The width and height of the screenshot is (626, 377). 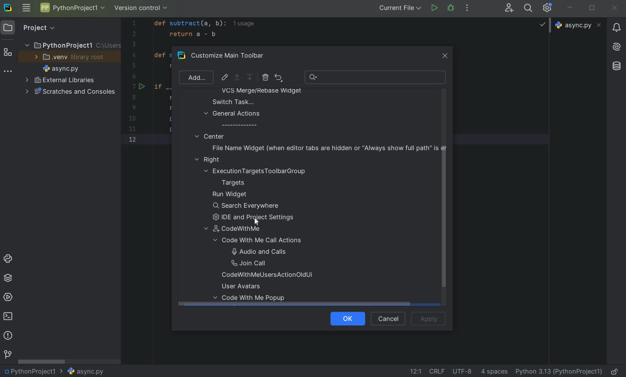 What do you see at coordinates (26, 8) in the screenshot?
I see `MAIN MENU` at bounding box center [26, 8].